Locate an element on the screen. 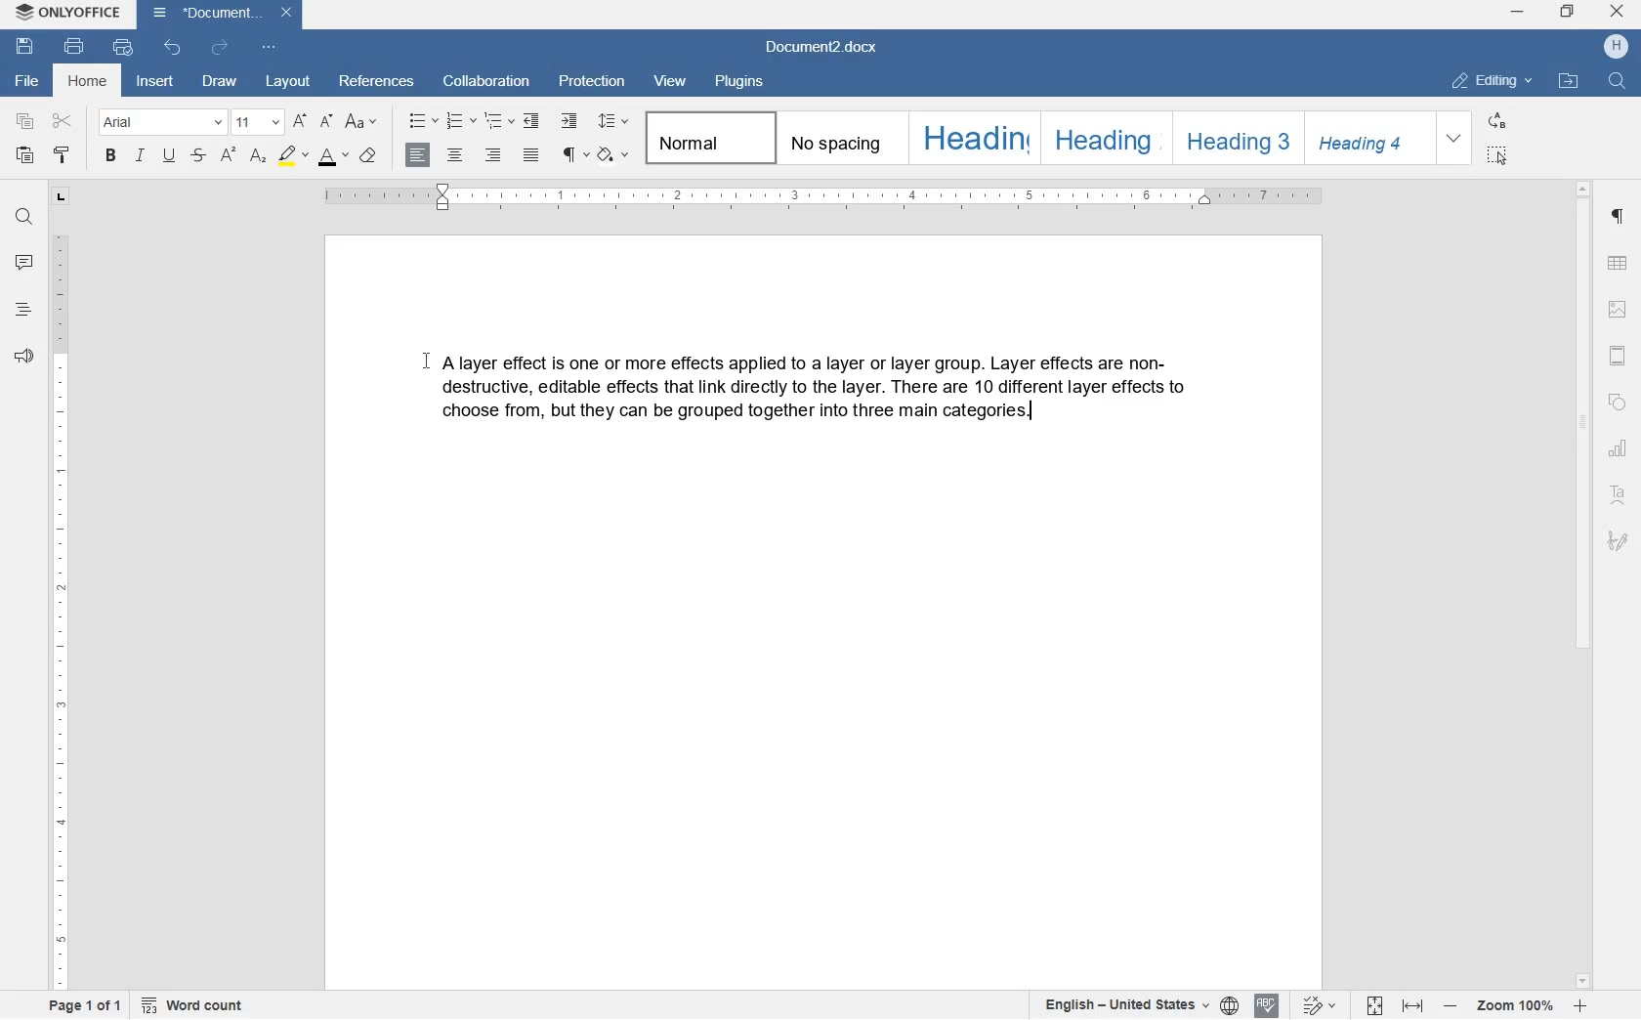 This screenshot has width=1641, height=1020. decrease indent is located at coordinates (535, 120).